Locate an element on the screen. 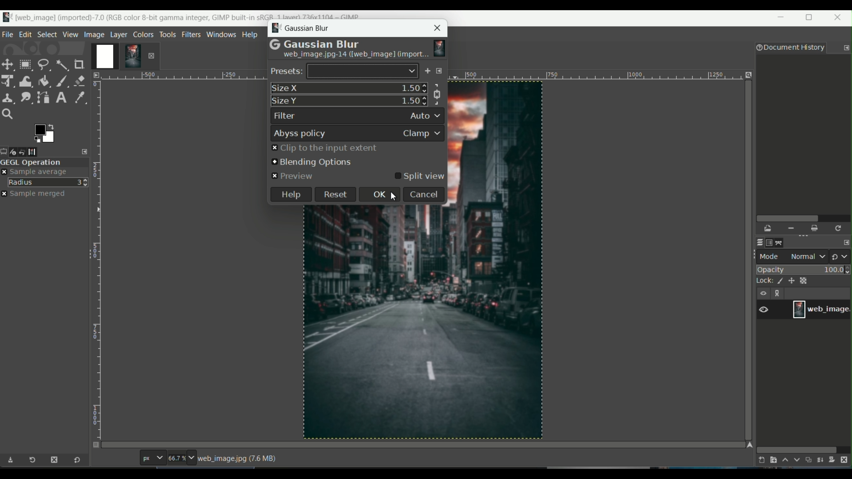  restore tool preset is located at coordinates (35, 461).